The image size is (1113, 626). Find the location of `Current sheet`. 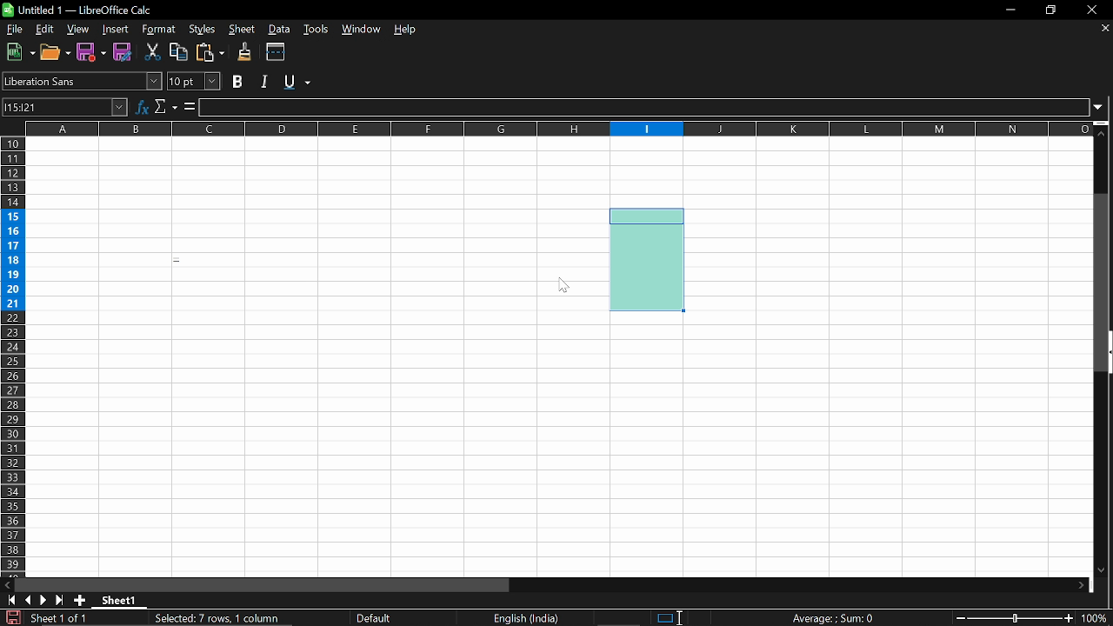

Current sheet is located at coordinates (118, 600).